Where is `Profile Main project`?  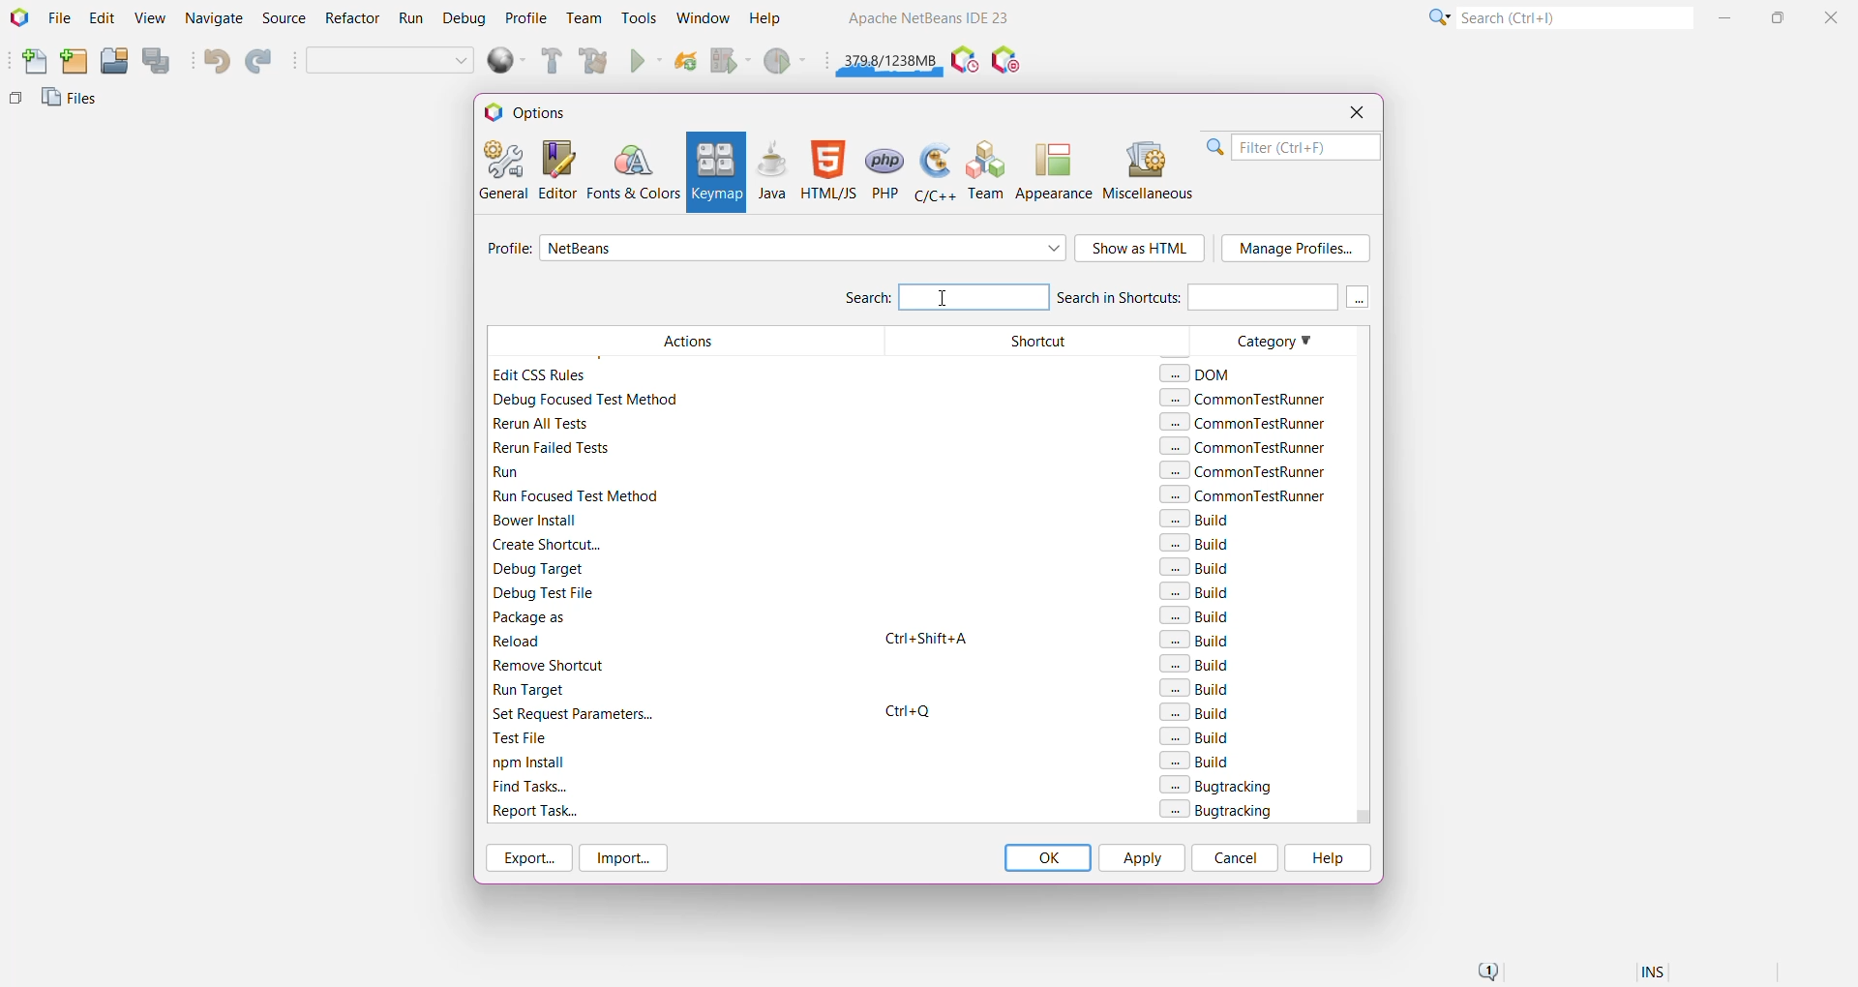
Profile Main project is located at coordinates (787, 63).